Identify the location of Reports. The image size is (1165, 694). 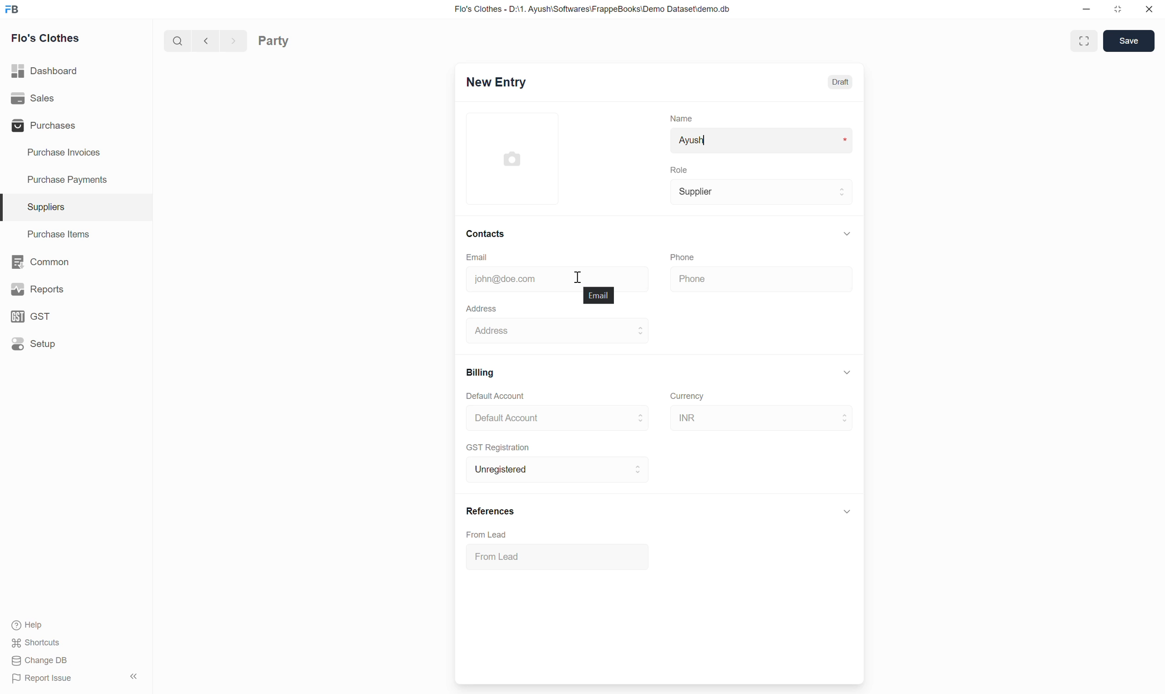
(76, 289).